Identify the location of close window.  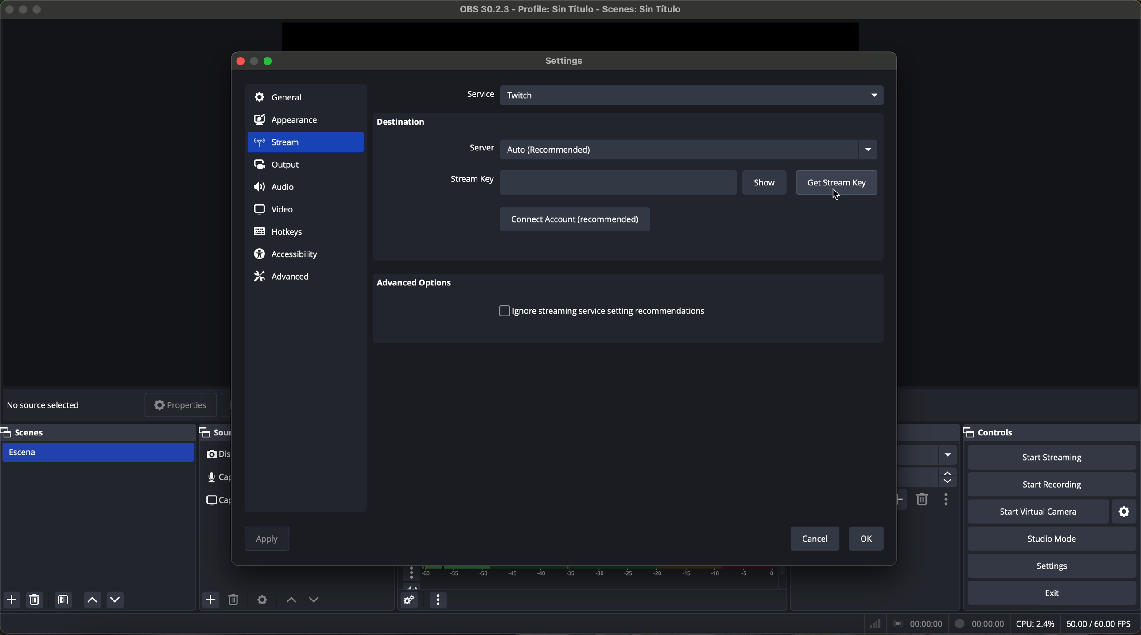
(240, 60).